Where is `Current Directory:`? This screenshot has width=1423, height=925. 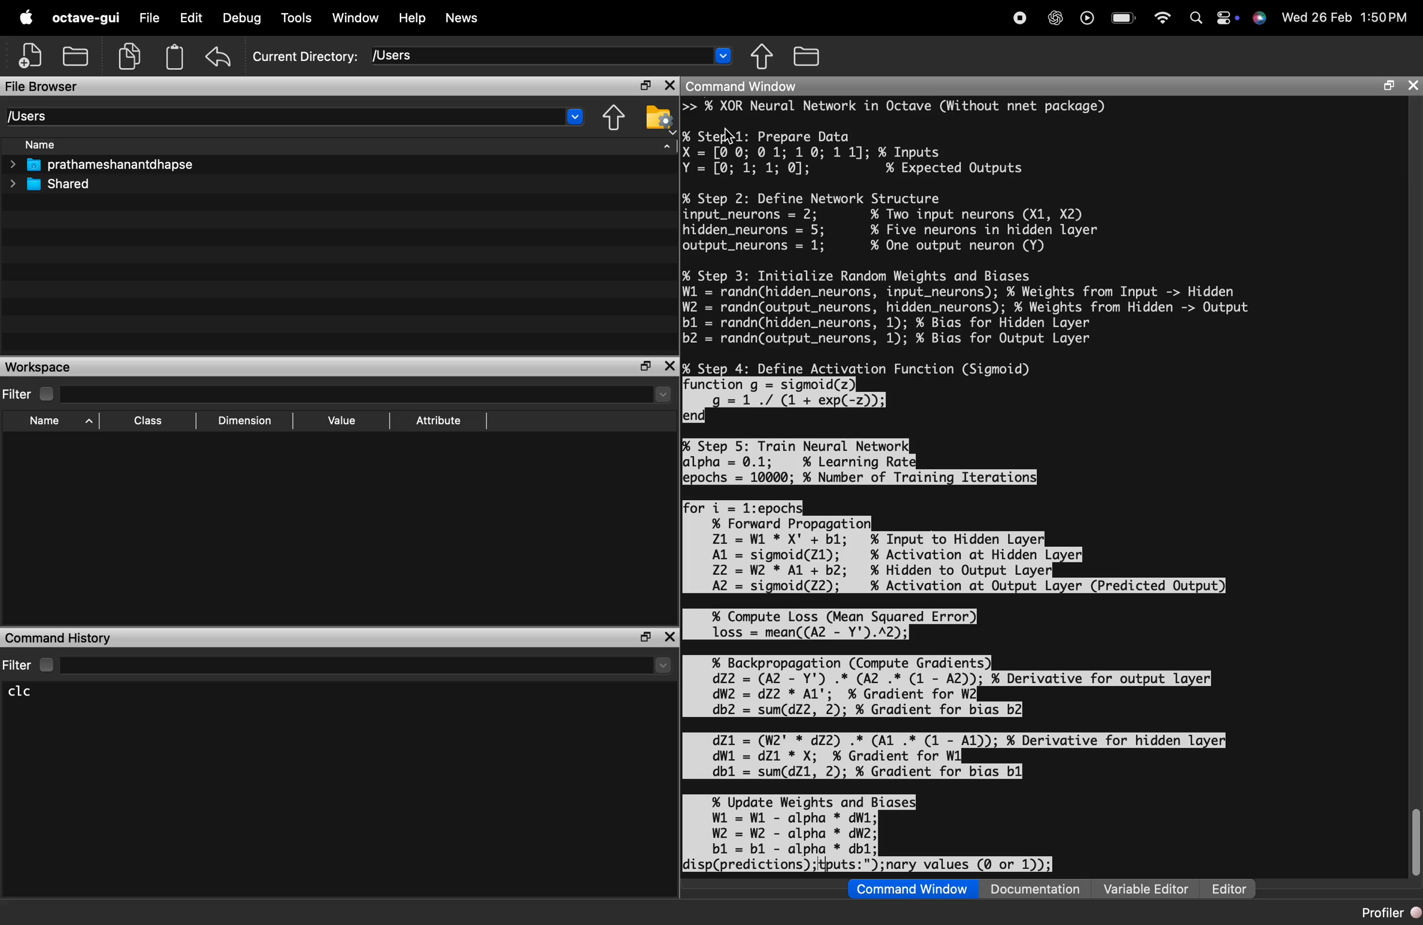 Current Directory: is located at coordinates (306, 57).